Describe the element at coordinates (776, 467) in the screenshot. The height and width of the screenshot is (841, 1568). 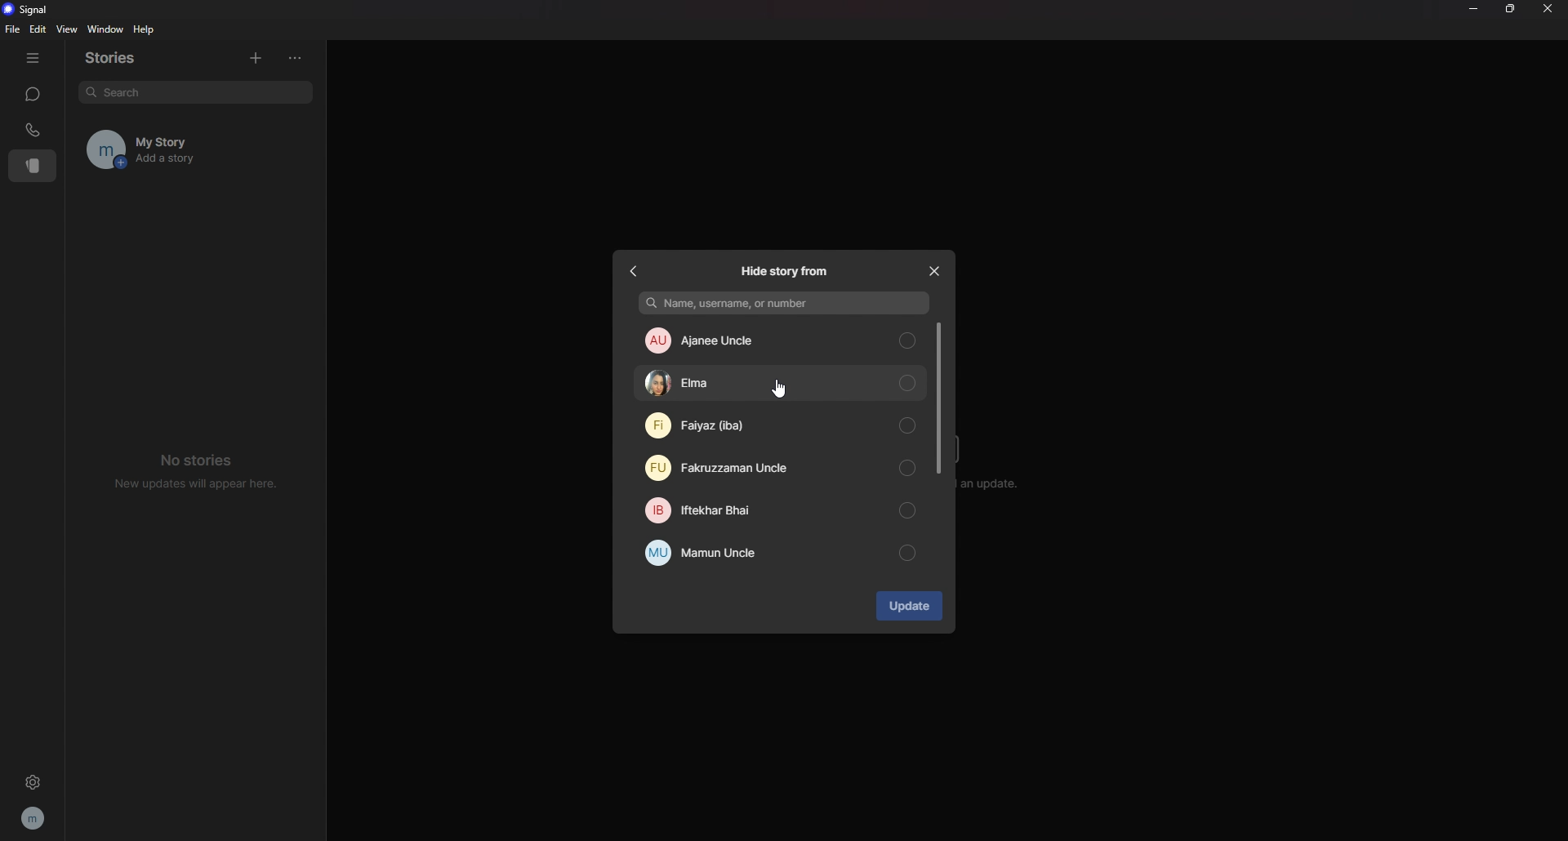
I see `fakruzzaman uncle` at that location.